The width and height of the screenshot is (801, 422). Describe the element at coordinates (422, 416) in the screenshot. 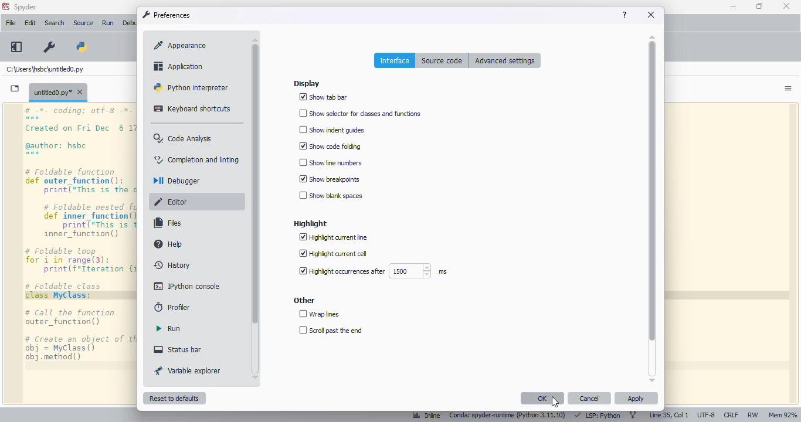

I see `inline` at that location.